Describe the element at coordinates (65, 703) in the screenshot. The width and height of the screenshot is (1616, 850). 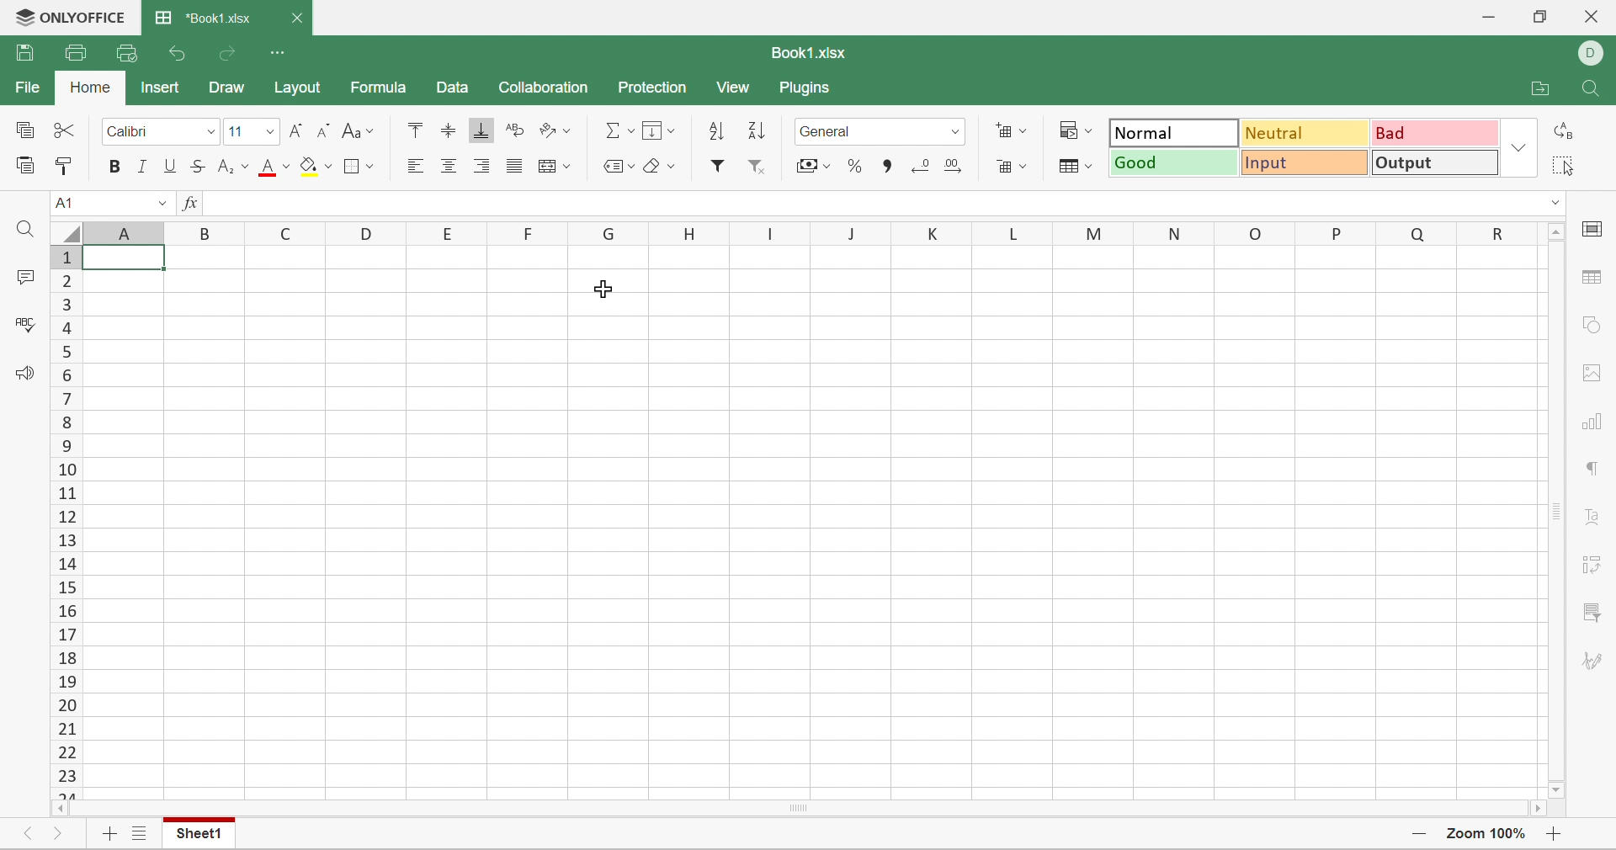
I see `20` at that location.